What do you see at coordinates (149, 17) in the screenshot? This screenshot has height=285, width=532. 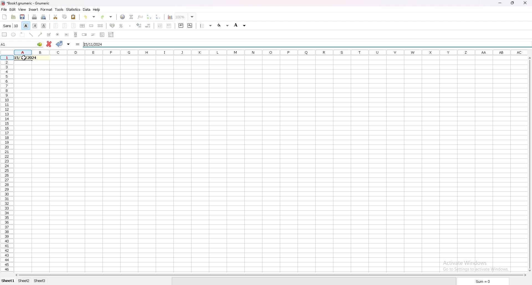 I see `sort ascending` at bounding box center [149, 17].